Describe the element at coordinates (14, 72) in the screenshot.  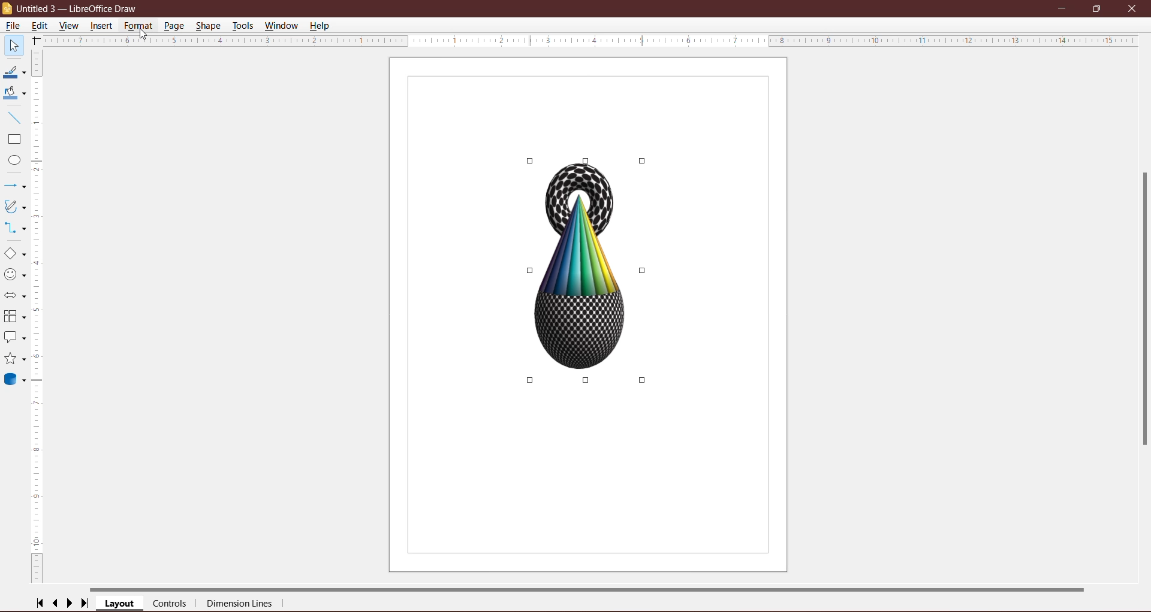
I see `Line Color` at that location.